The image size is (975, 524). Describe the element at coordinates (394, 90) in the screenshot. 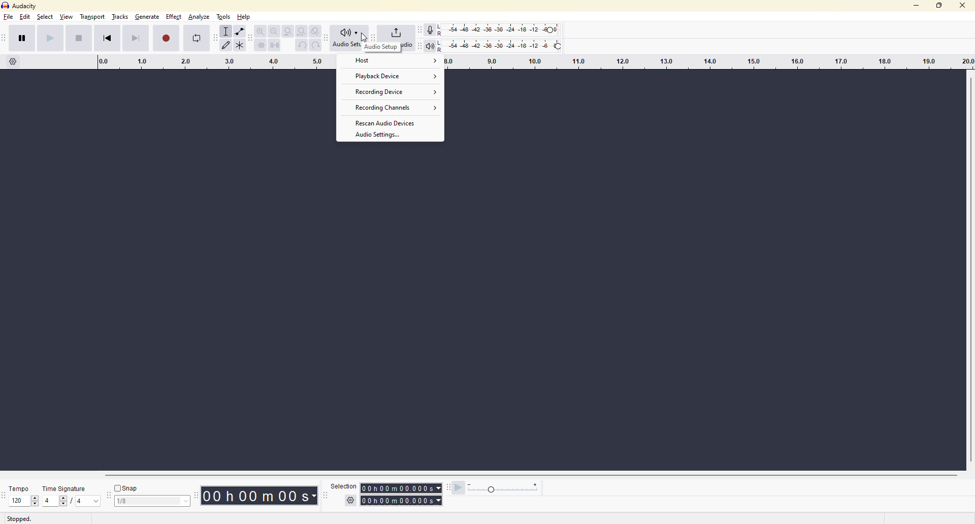

I see `Recording Device` at that location.